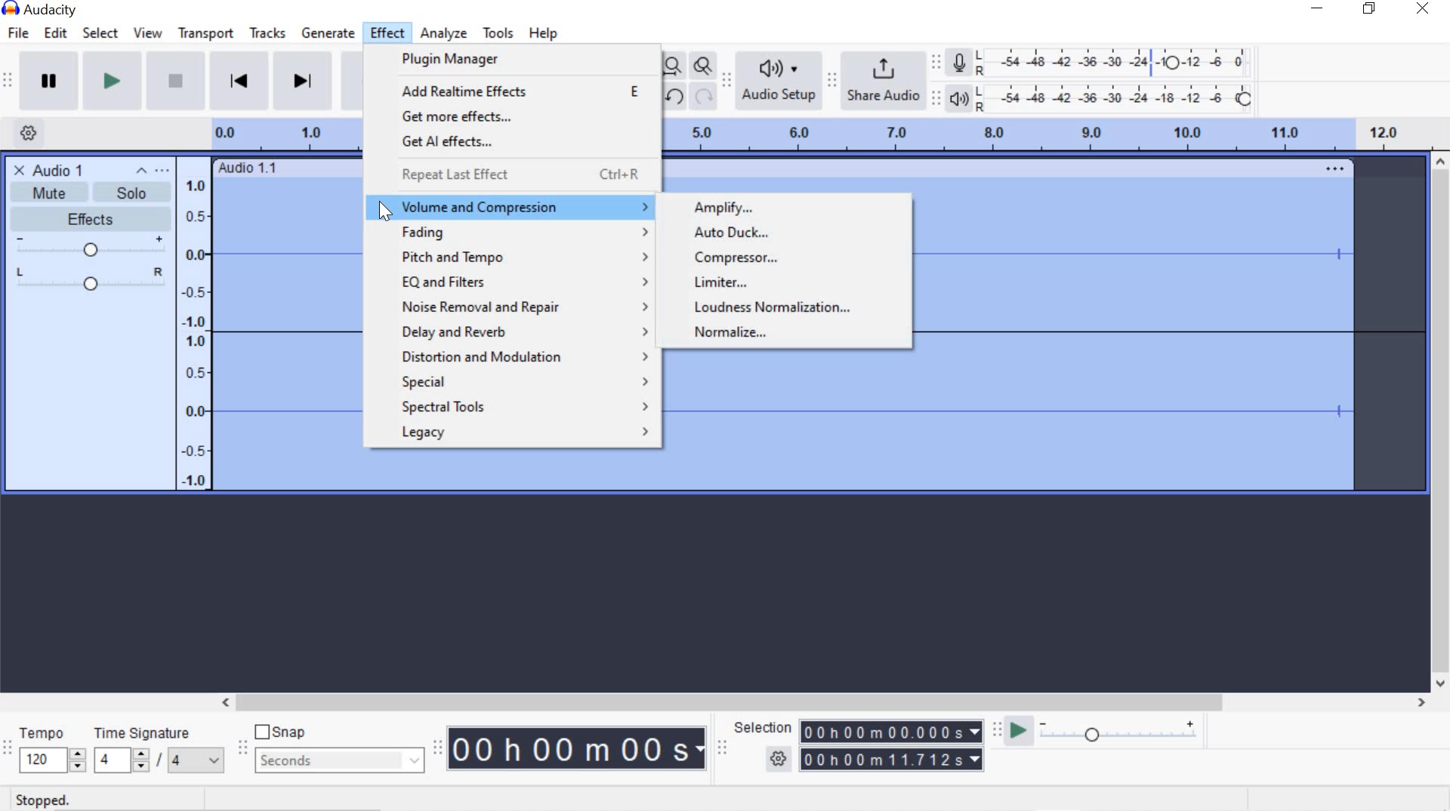 The width and height of the screenshot is (1450, 811). I want to click on minimize, so click(1318, 11).